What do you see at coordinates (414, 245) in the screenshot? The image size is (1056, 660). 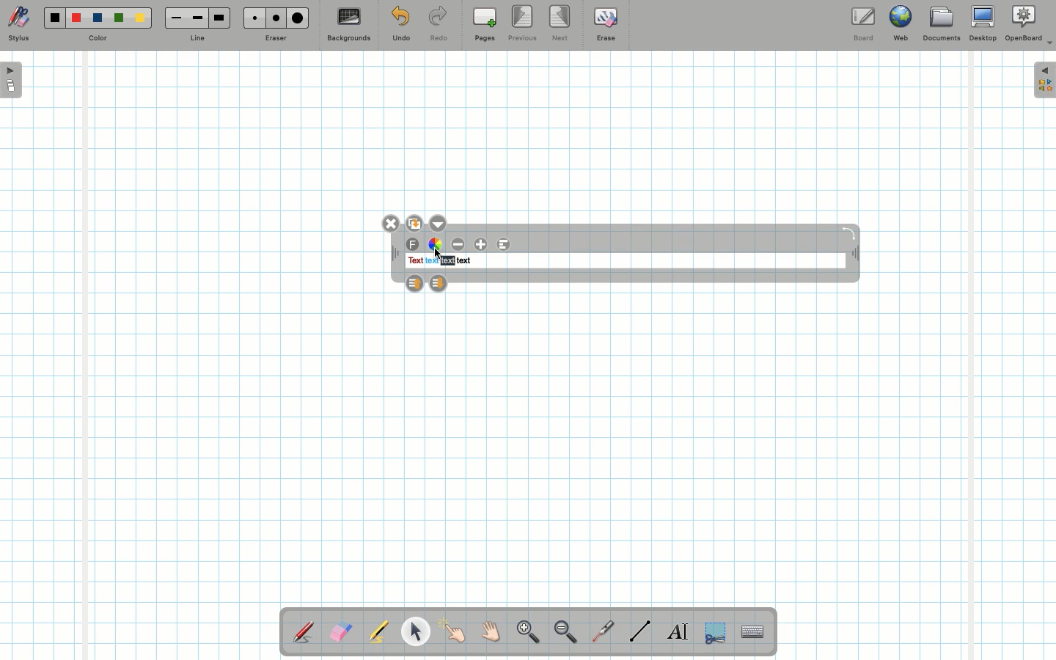 I see `Font` at bounding box center [414, 245].